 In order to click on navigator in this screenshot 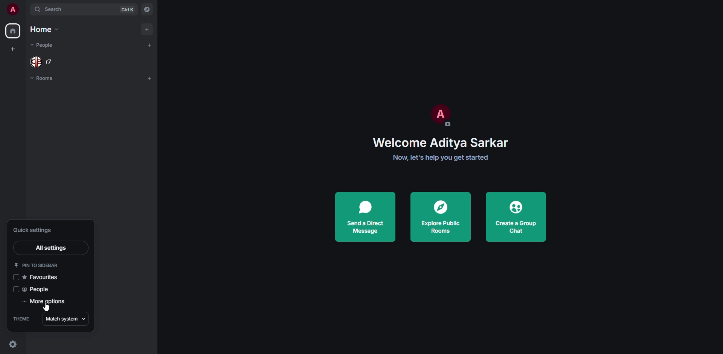, I will do `click(147, 9)`.